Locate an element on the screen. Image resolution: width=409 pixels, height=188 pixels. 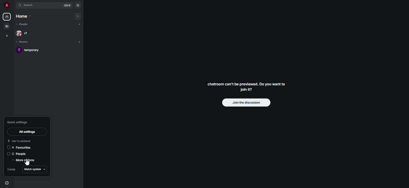
match system is located at coordinates (34, 170).